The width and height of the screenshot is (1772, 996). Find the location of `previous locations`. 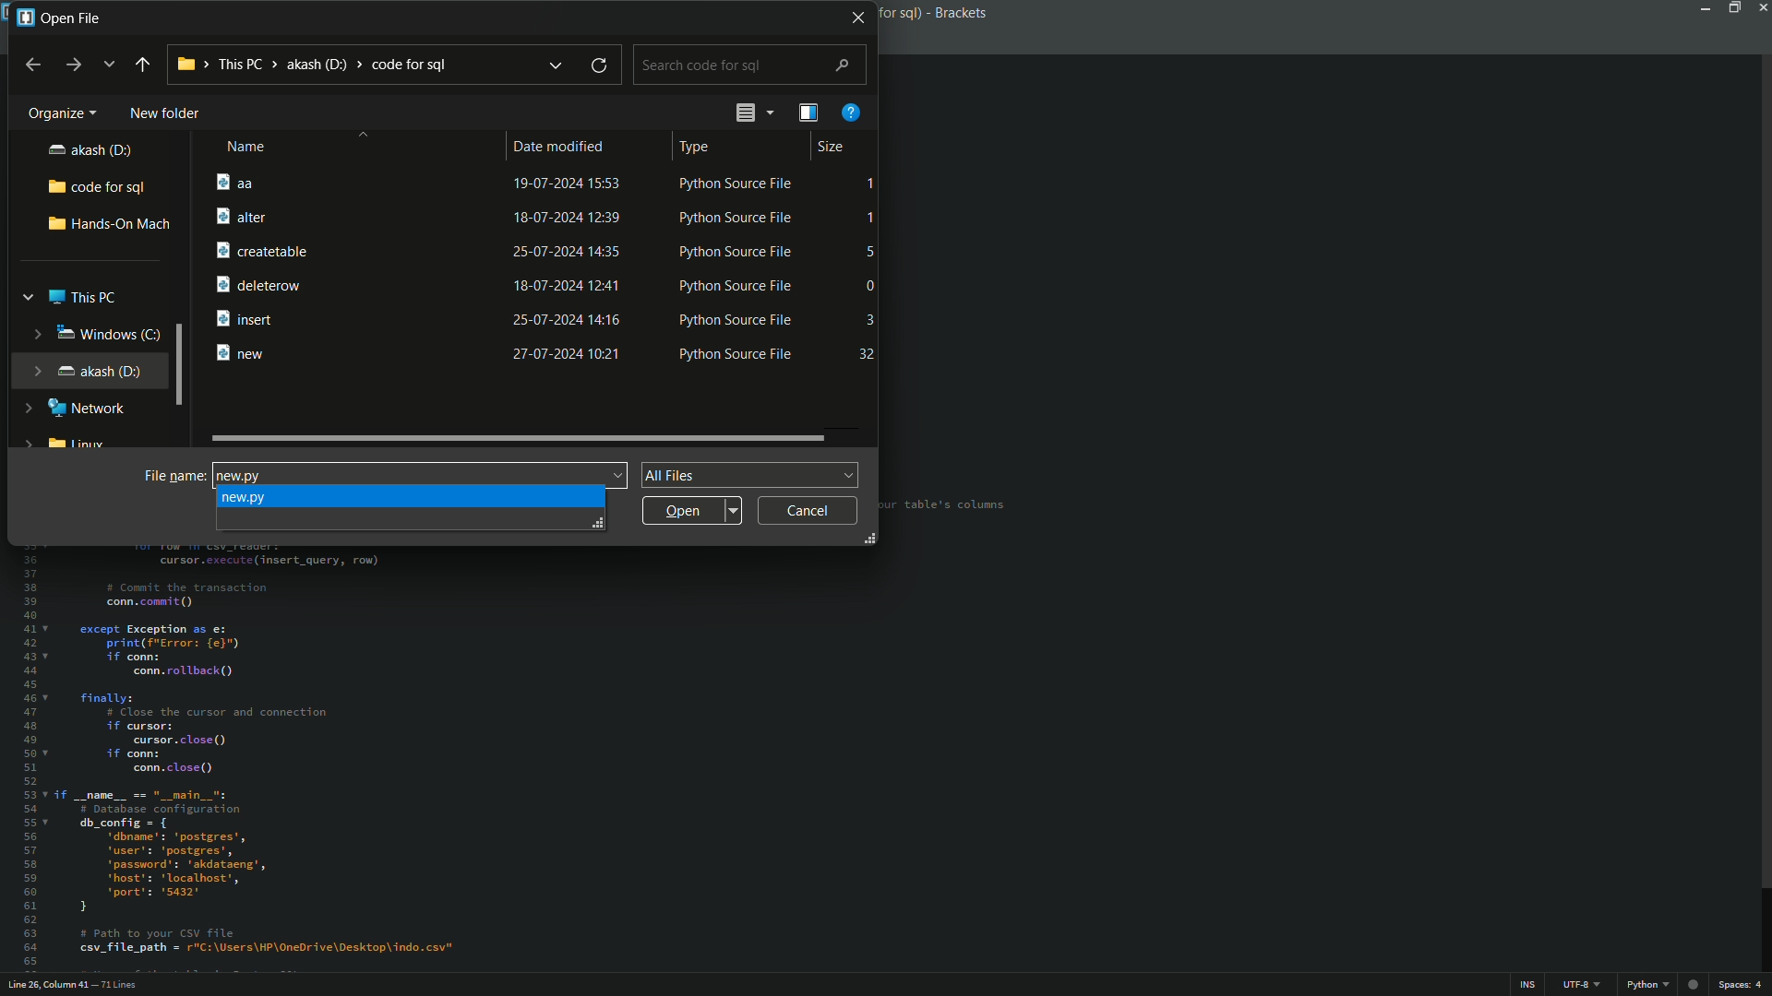

previous locations is located at coordinates (557, 65).